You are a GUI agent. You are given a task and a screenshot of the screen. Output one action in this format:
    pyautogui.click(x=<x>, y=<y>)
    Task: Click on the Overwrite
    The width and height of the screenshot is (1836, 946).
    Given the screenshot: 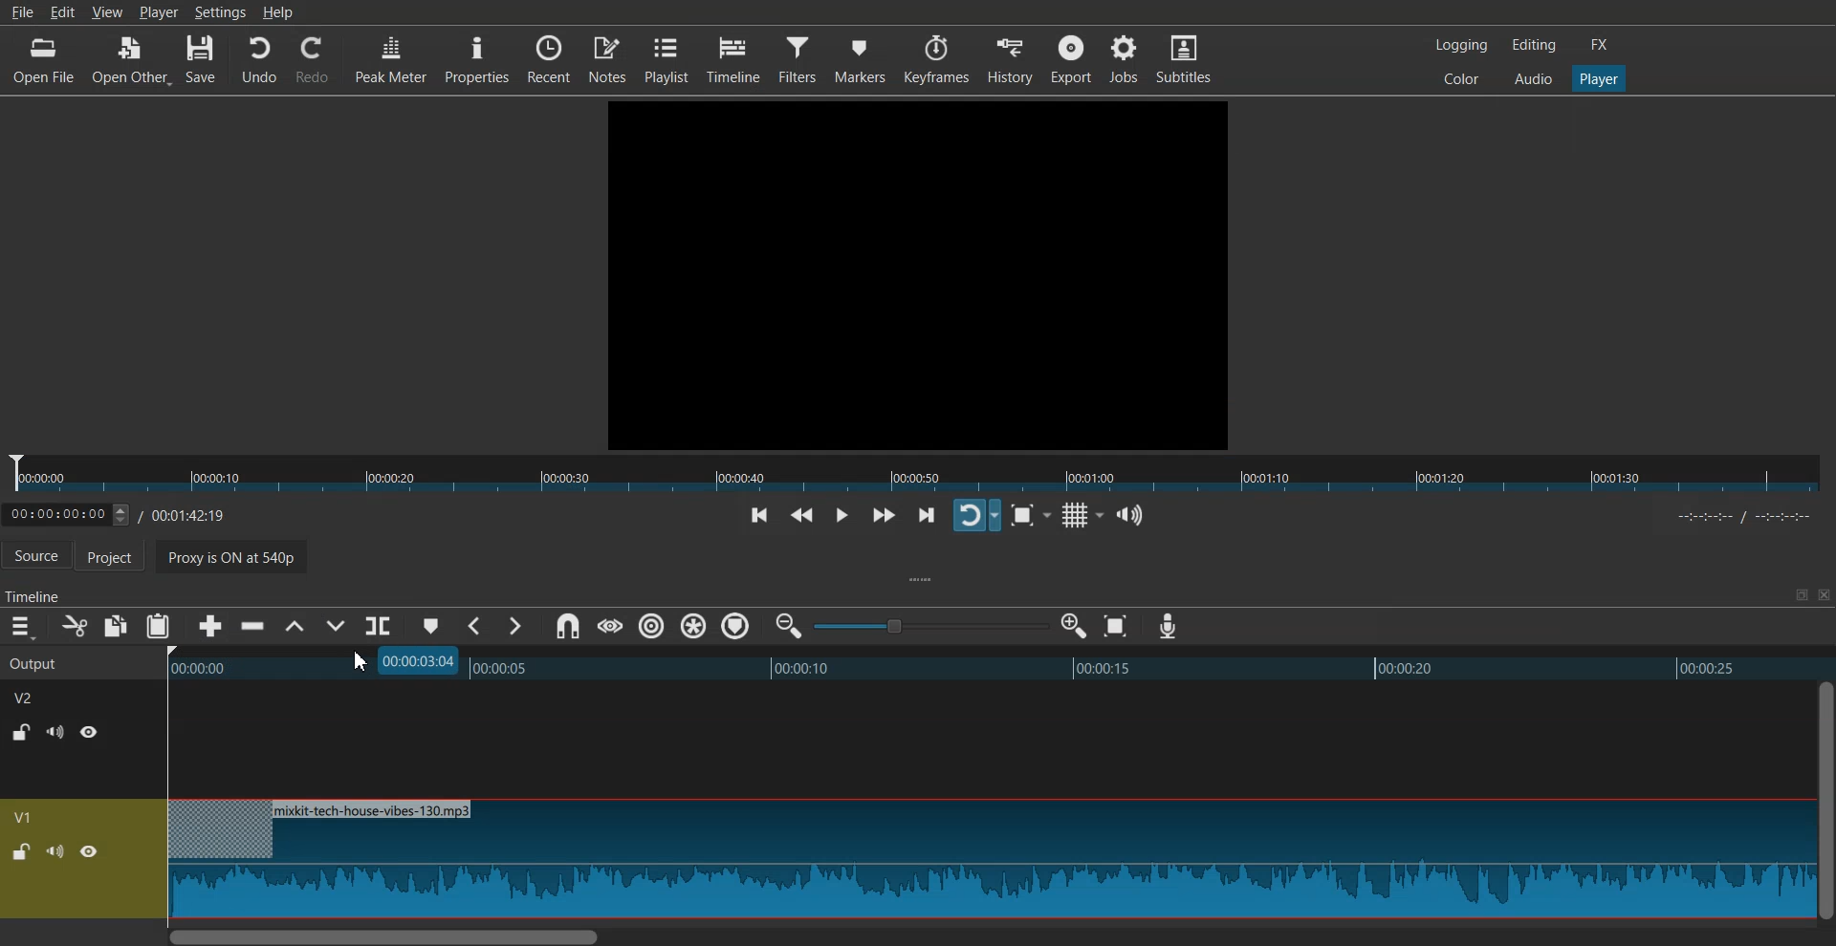 What is the action you would take?
    pyautogui.click(x=335, y=626)
    